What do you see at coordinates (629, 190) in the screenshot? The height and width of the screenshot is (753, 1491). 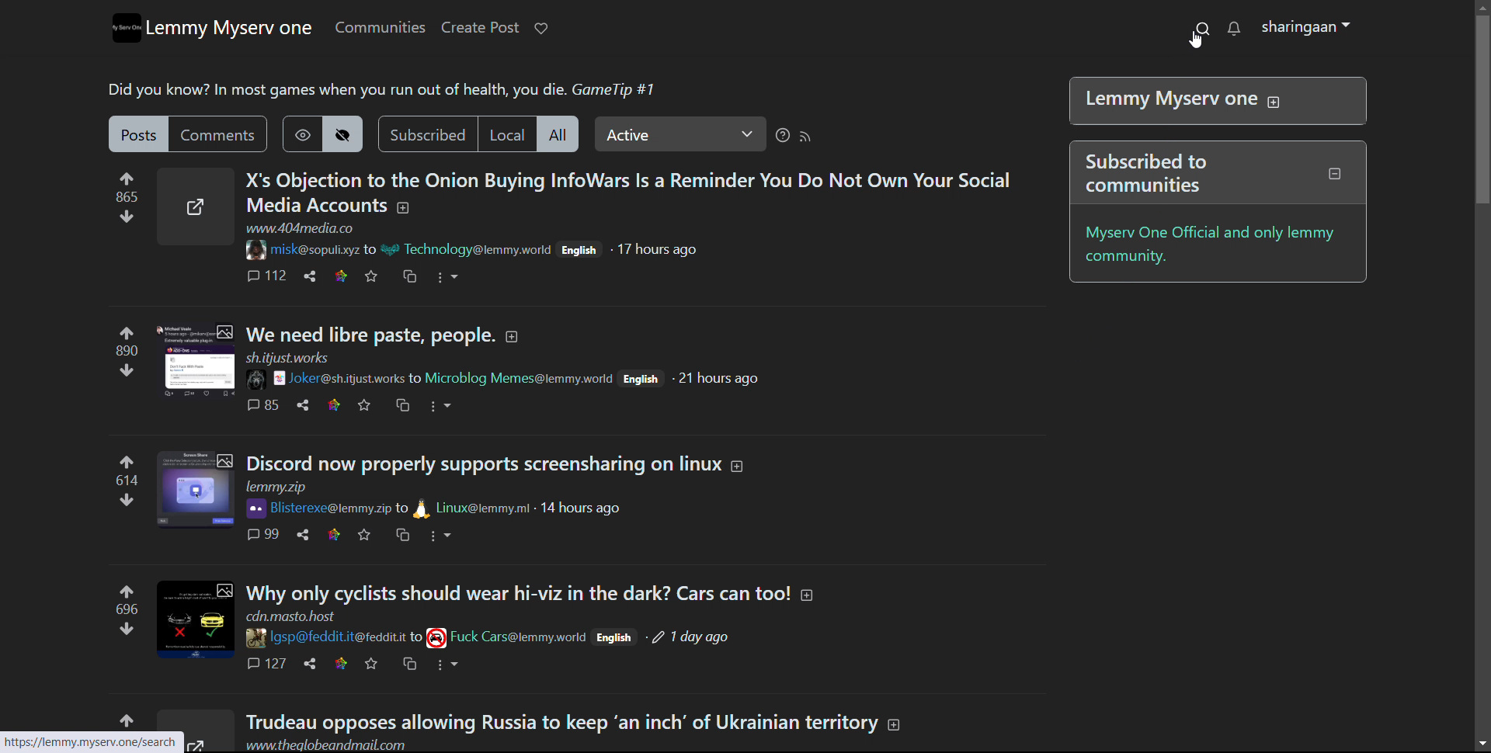 I see `Post on "X's Objection to the Onion Buying InfoWars Is a Reminder You Do Not Own Your SocialMedia Accounts"` at bounding box center [629, 190].